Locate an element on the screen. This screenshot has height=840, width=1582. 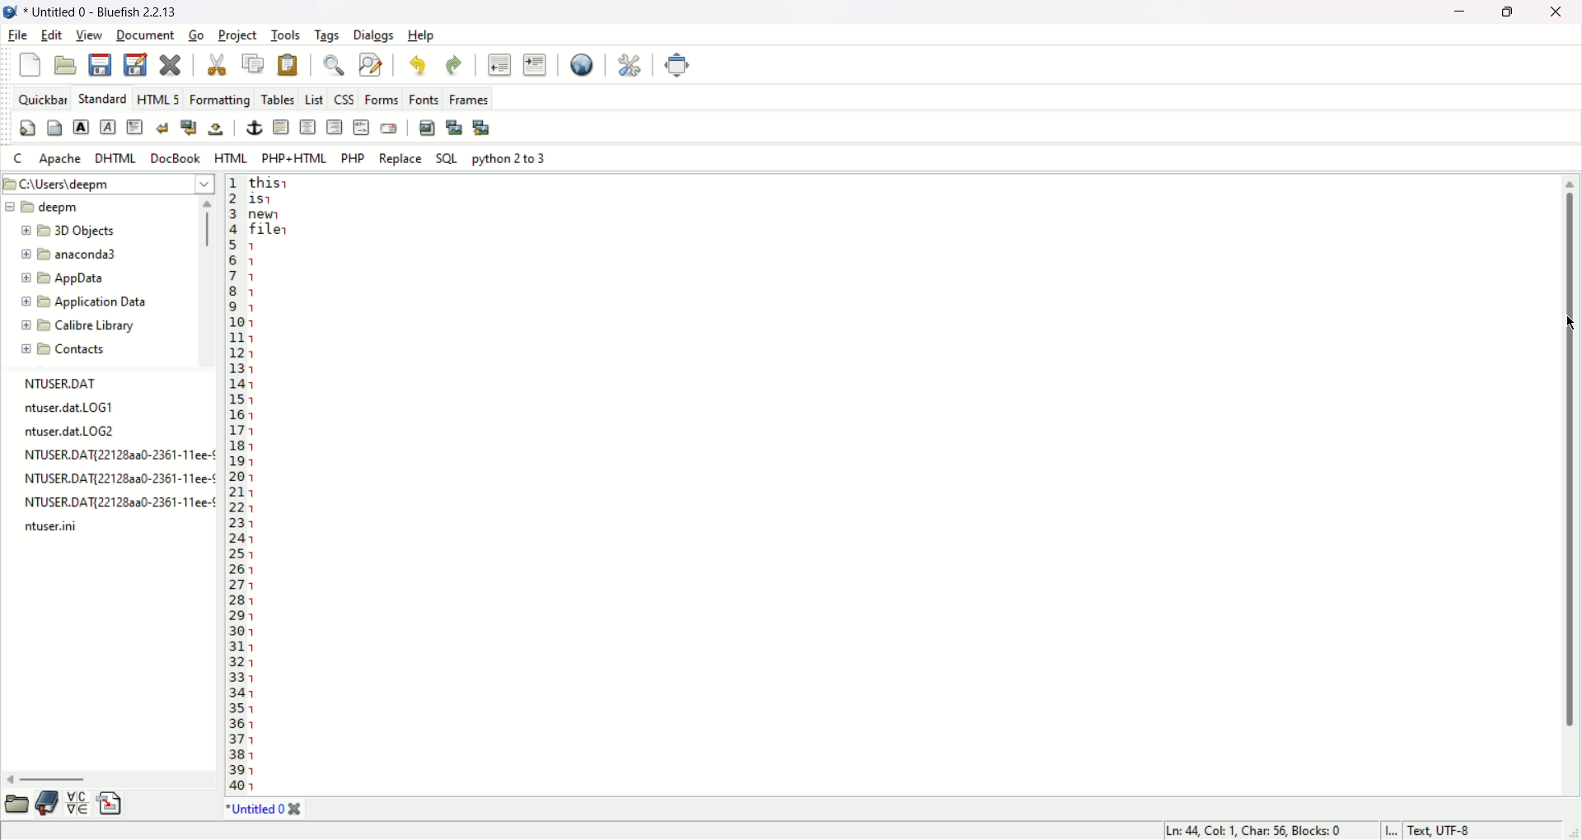
snippets is located at coordinates (110, 805).